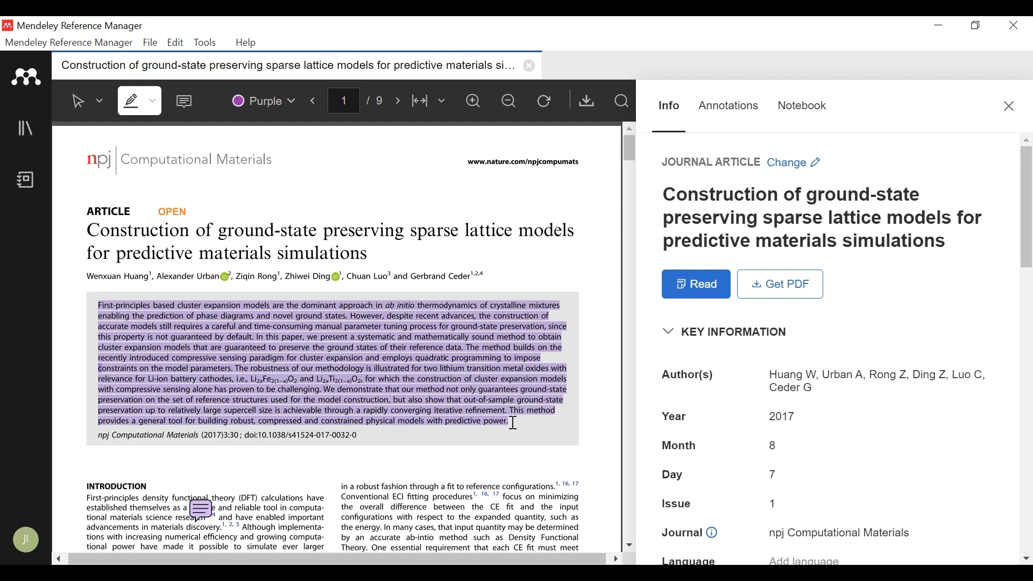  What do you see at coordinates (203, 511) in the screenshot?
I see `comment` at bounding box center [203, 511].